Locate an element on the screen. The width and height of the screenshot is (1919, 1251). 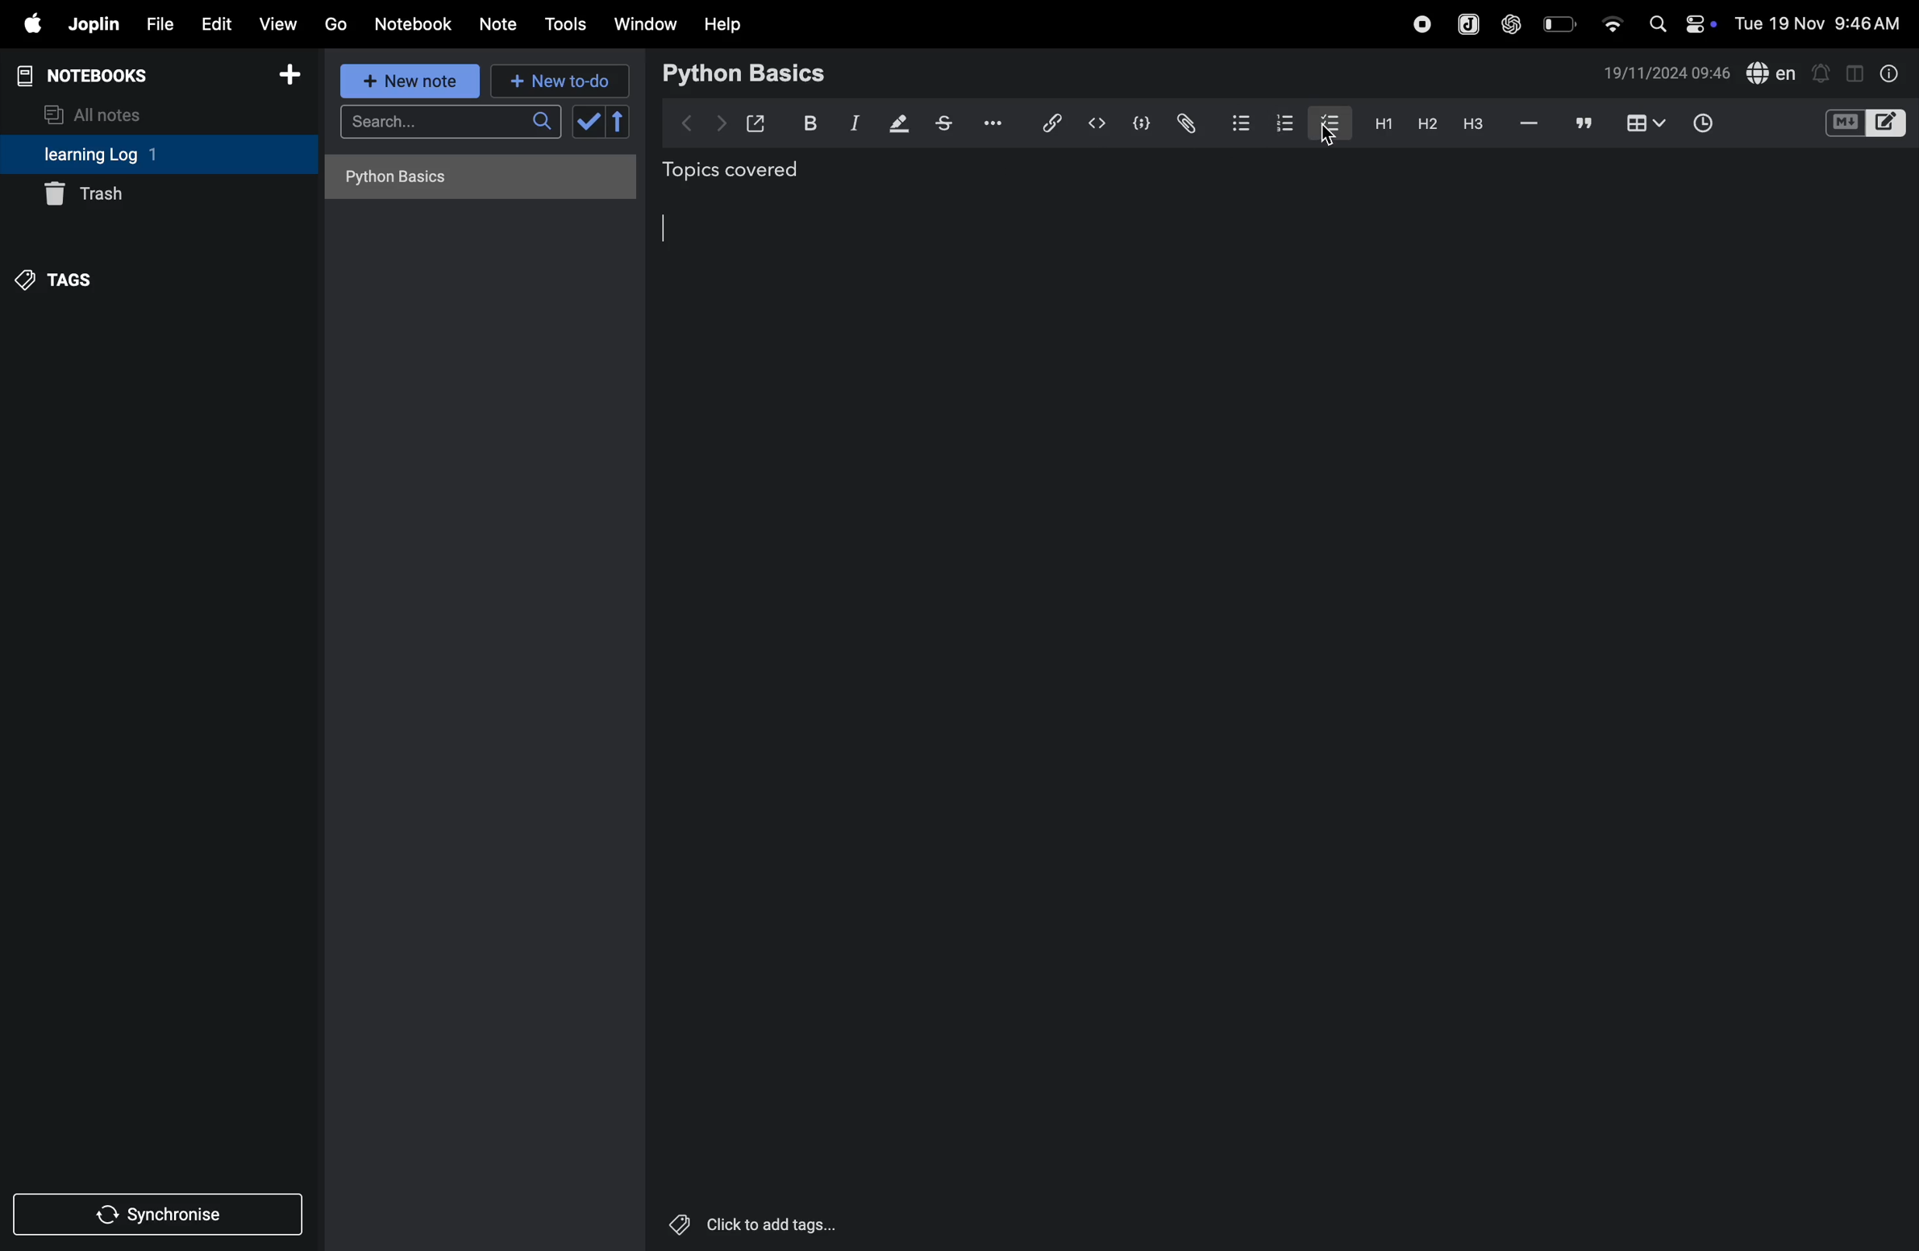
date and time is located at coordinates (1667, 73).